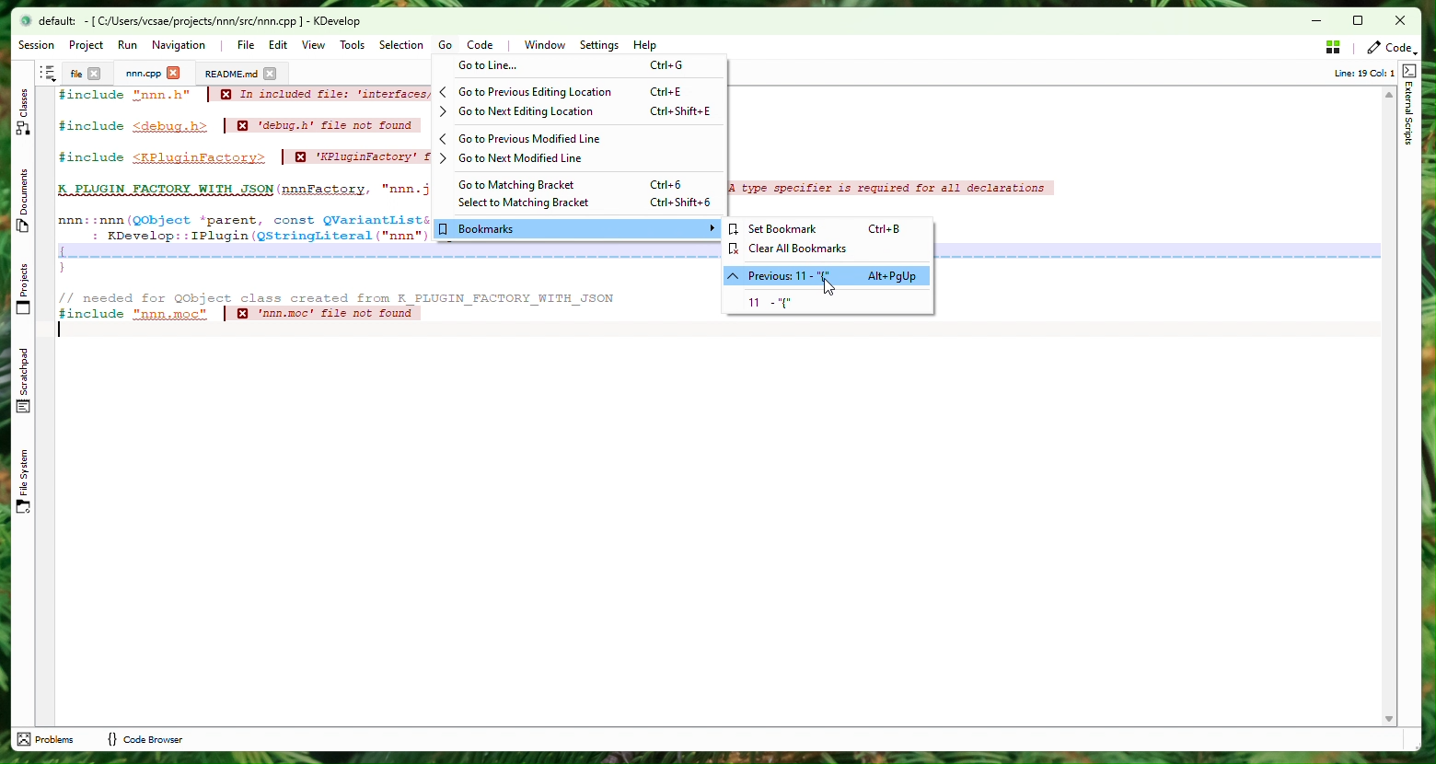 The width and height of the screenshot is (1436, 764). I want to click on Scratchpad, so click(26, 381).